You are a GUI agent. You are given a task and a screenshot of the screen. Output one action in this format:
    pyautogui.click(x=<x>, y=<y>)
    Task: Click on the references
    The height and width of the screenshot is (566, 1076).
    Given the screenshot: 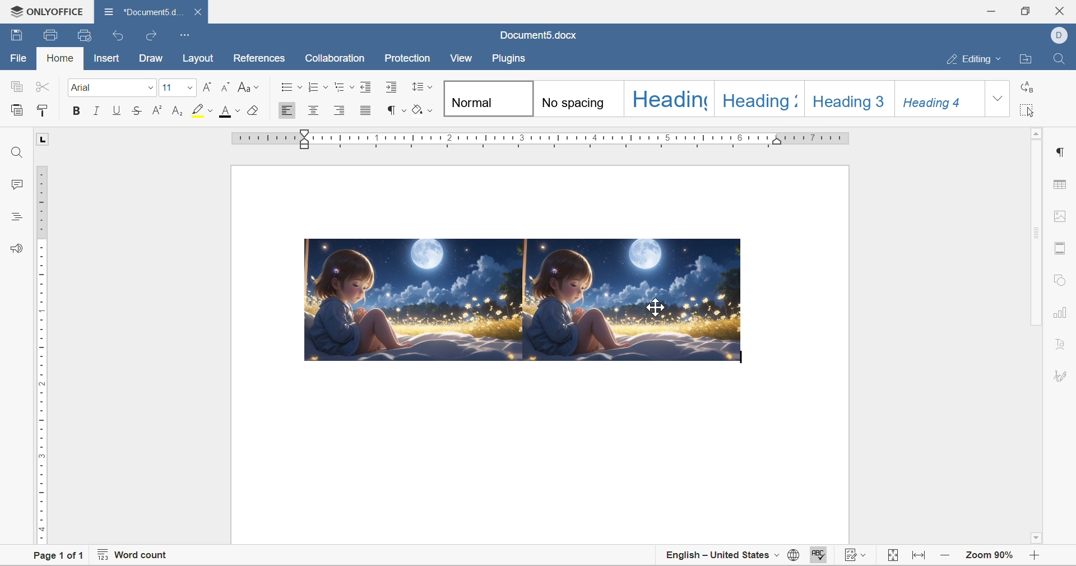 What is the action you would take?
    pyautogui.click(x=258, y=59)
    